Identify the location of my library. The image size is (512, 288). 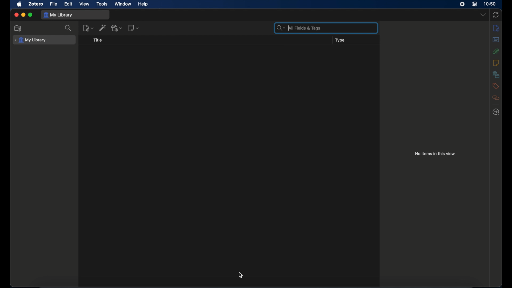
(30, 40).